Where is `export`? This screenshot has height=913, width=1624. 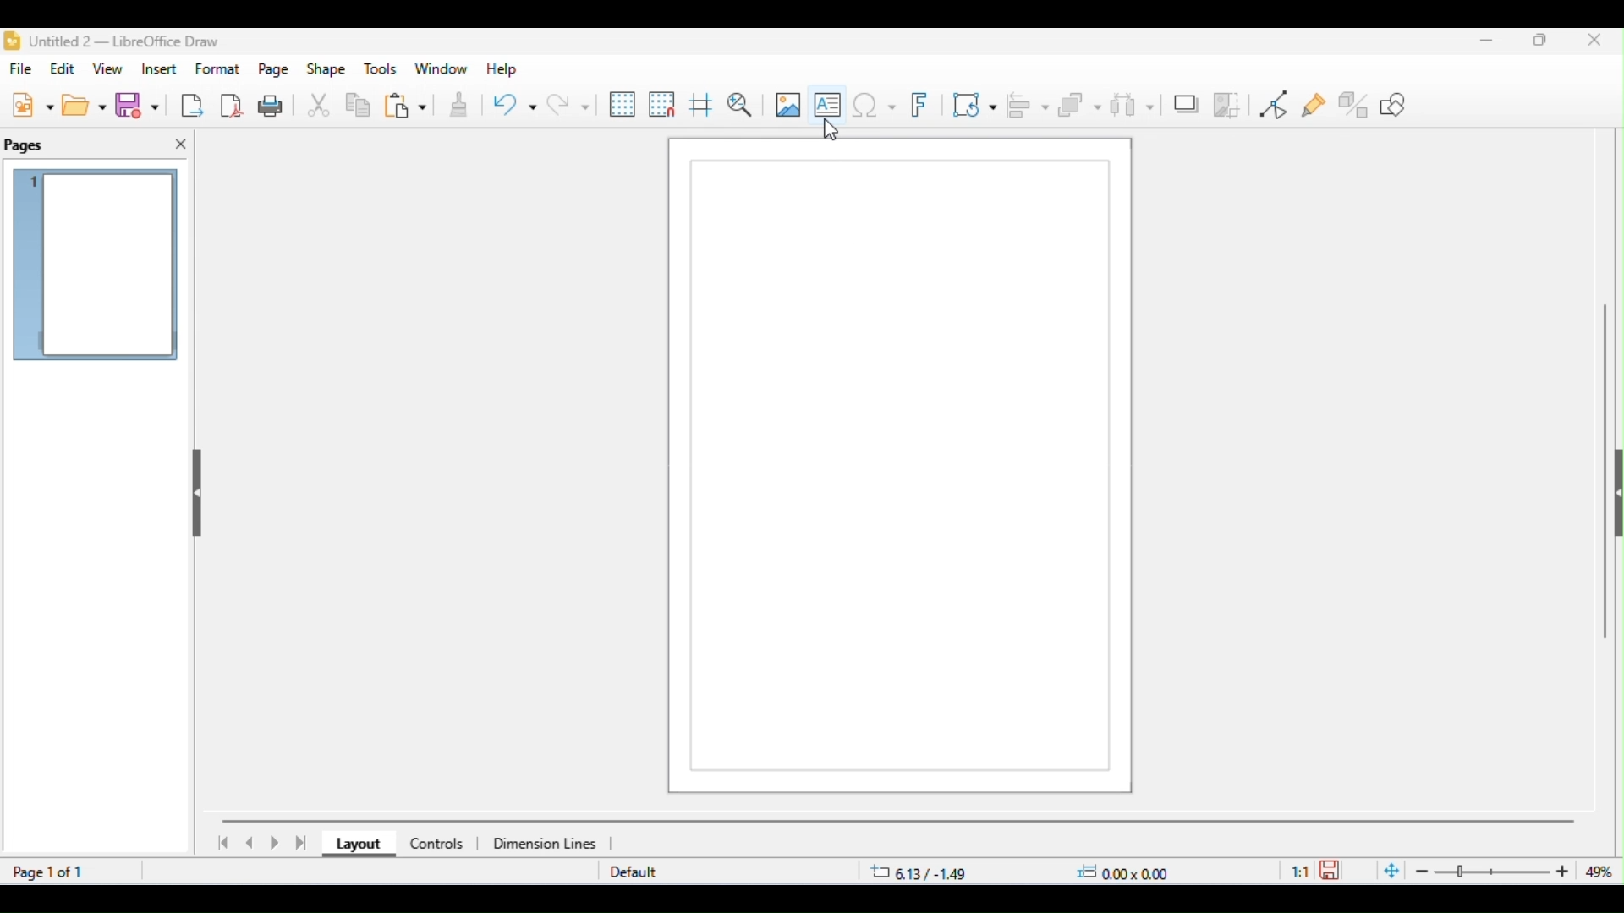
export is located at coordinates (191, 105).